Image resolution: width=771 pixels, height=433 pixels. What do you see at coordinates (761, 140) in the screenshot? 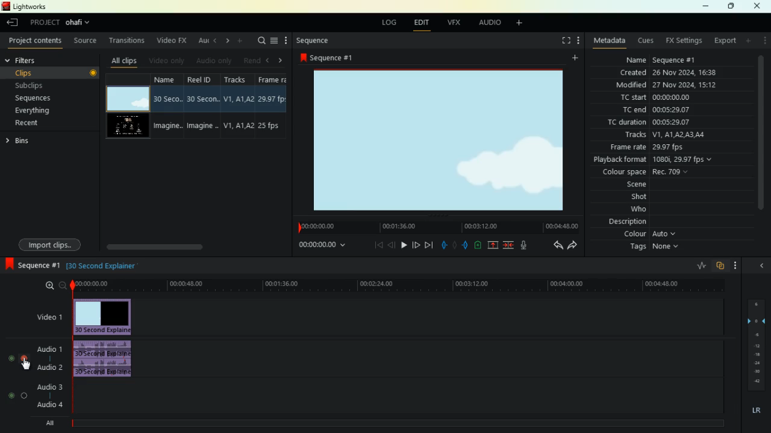
I see `vertical scroll bar` at bounding box center [761, 140].